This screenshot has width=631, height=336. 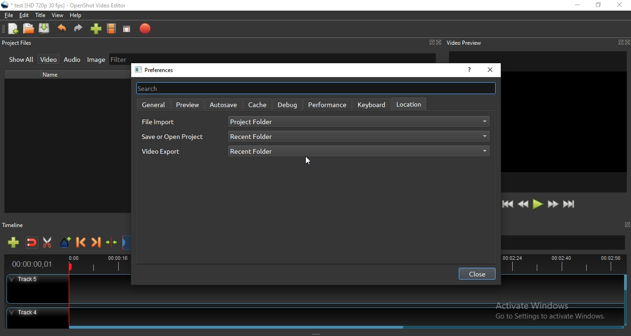 I want to click on debug, so click(x=287, y=104).